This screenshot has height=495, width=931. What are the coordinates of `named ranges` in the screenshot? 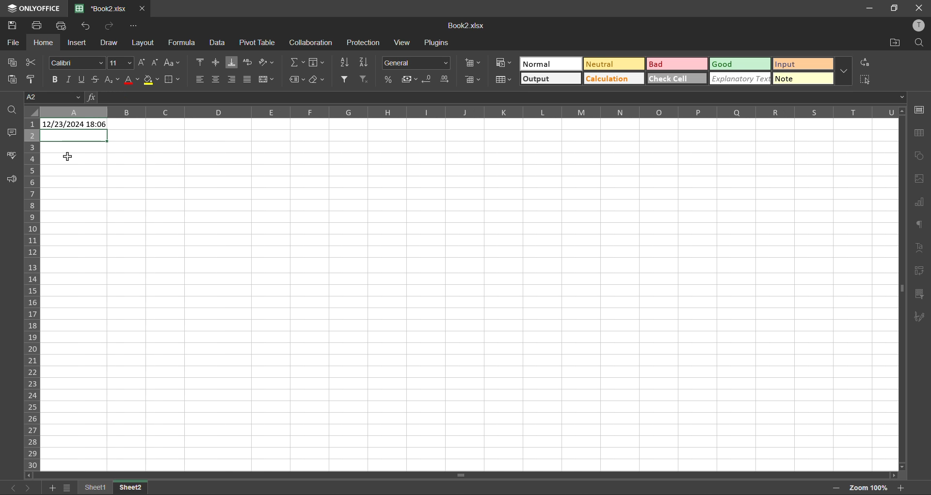 It's located at (297, 80).